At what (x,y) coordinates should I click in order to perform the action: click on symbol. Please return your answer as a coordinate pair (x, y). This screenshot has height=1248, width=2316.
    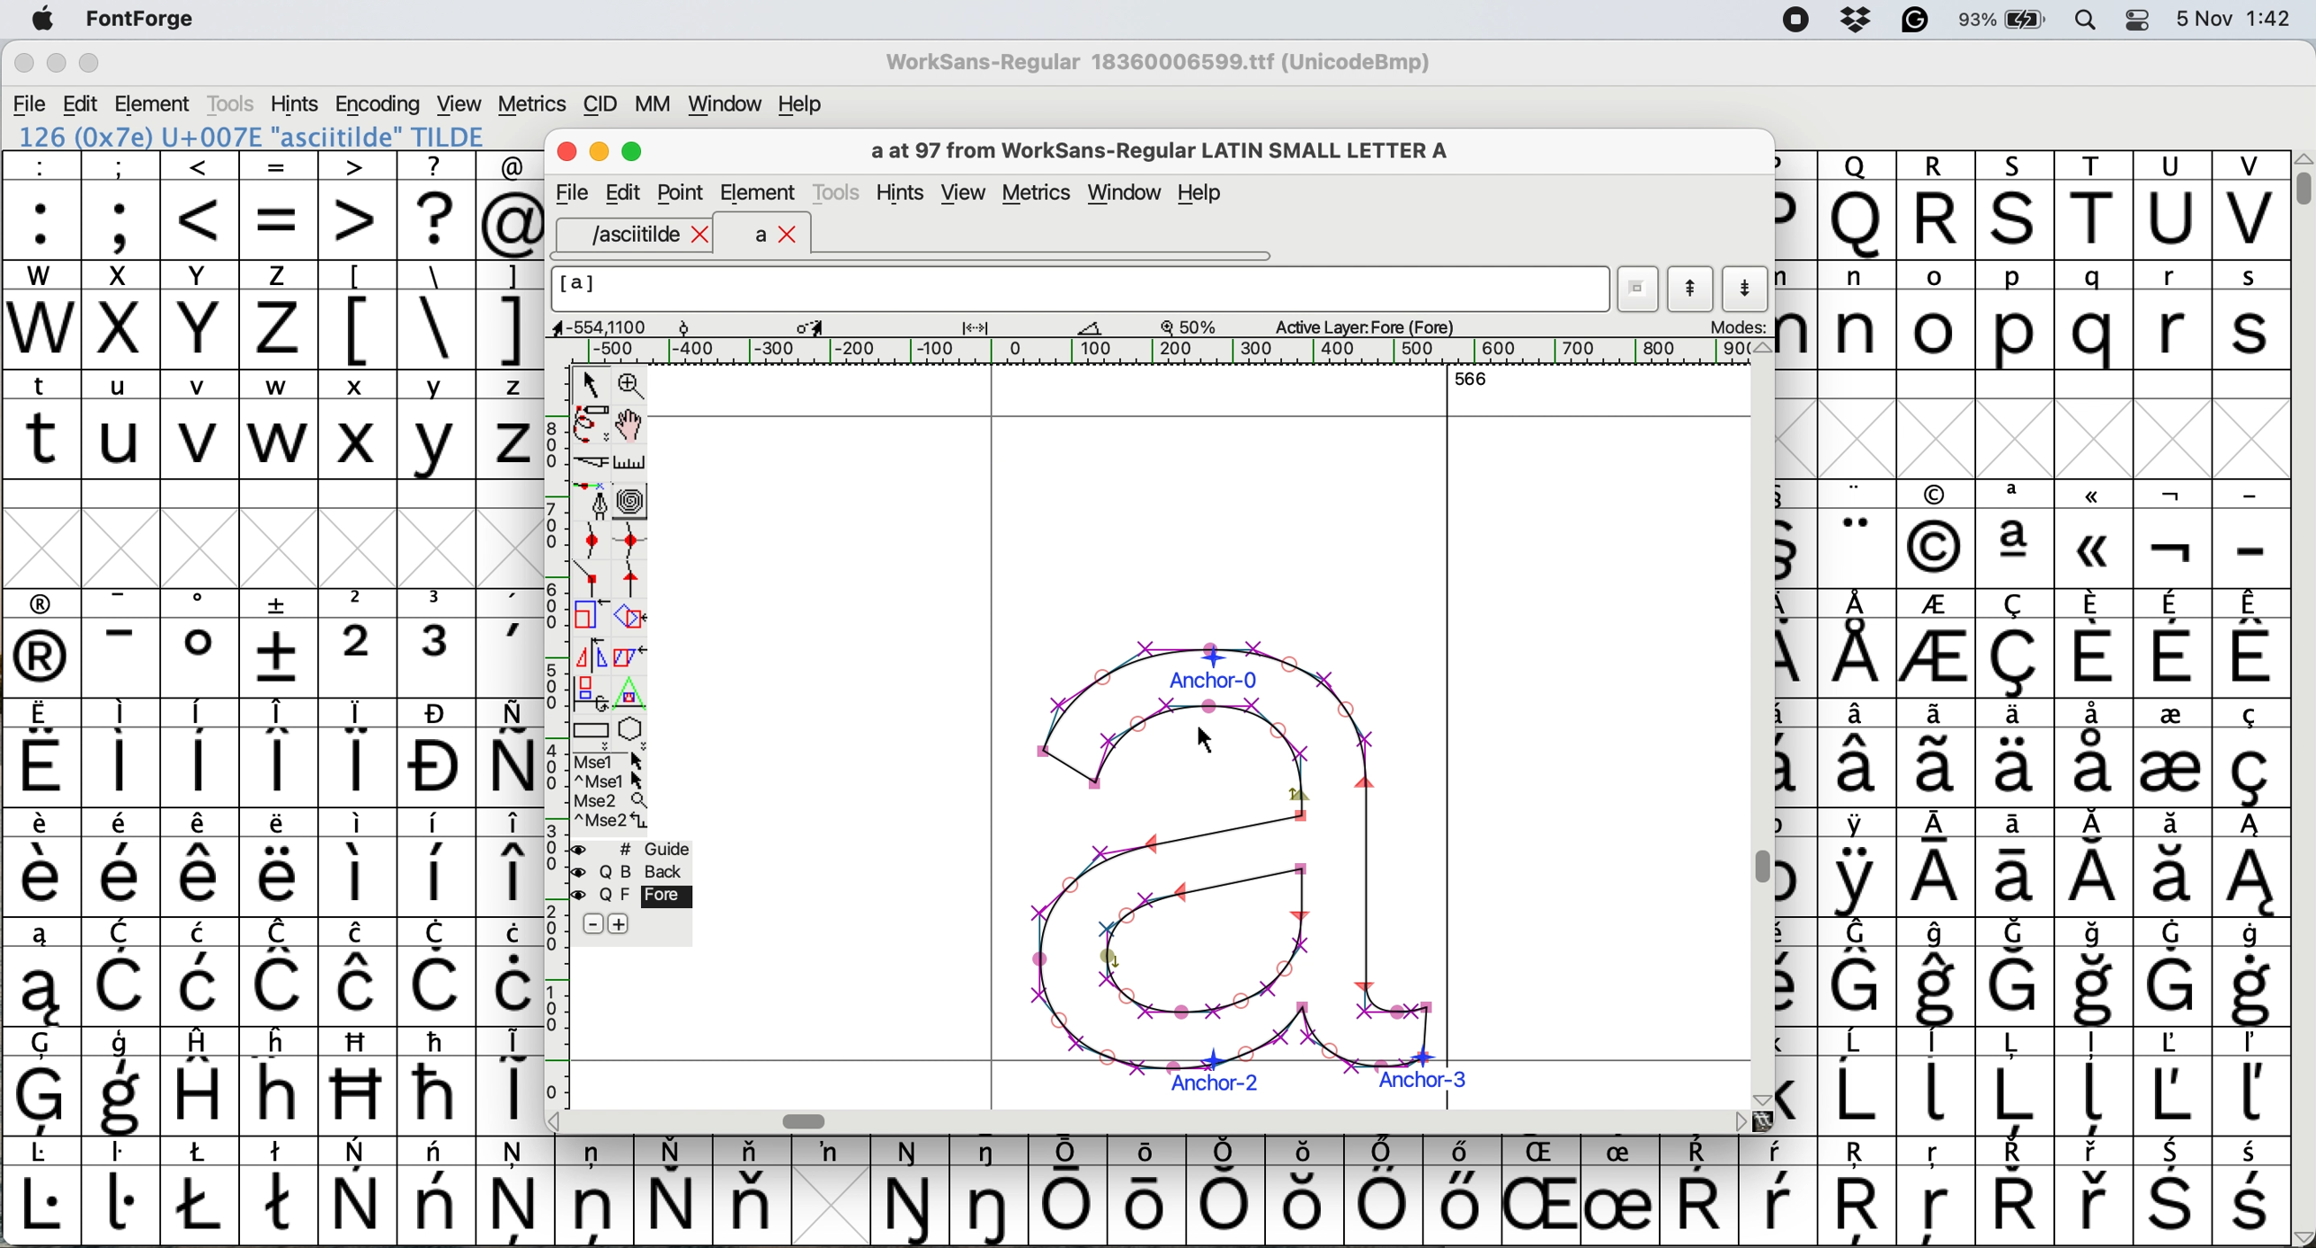
    Looking at the image, I should click on (511, 644).